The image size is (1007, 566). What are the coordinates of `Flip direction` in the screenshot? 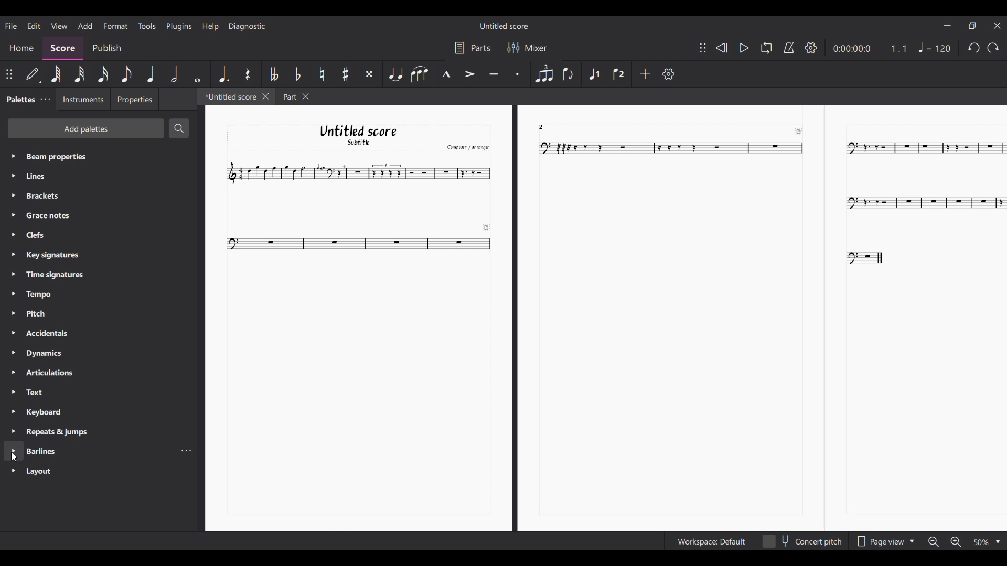 It's located at (569, 73).